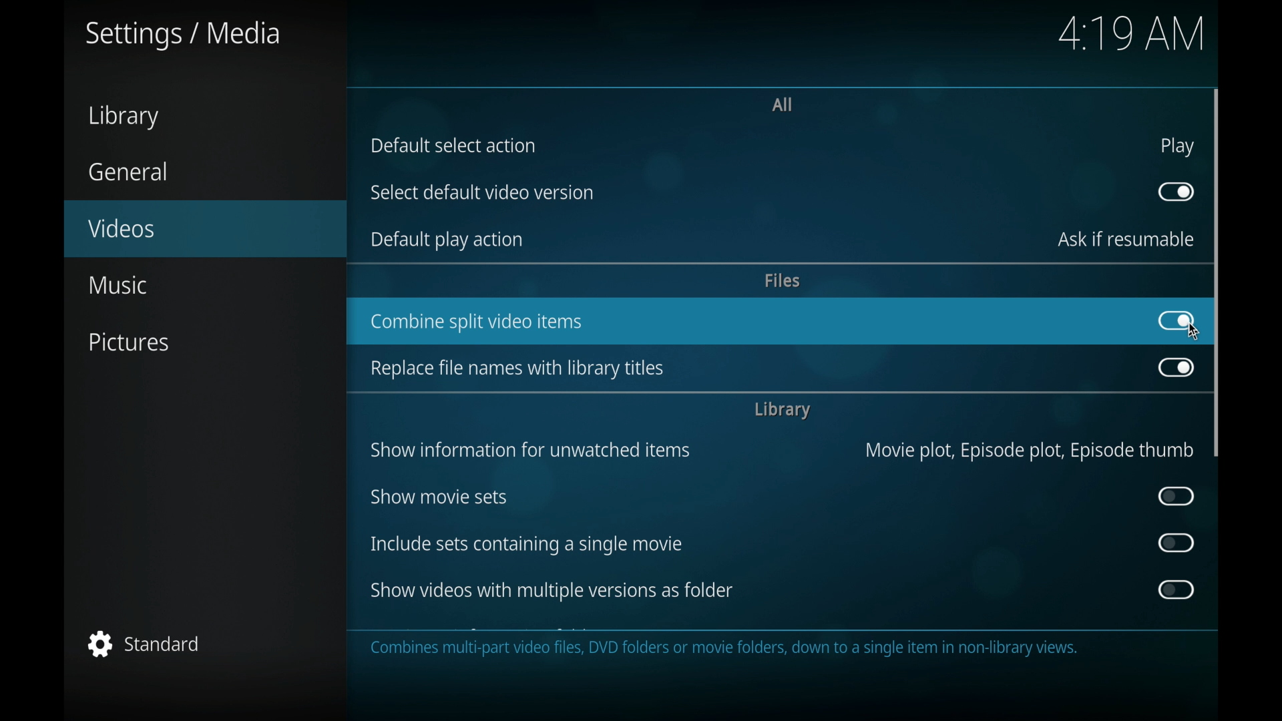 The width and height of the screenshot is (1282, 721). I want to click on movie plot, so click(1029, 451).